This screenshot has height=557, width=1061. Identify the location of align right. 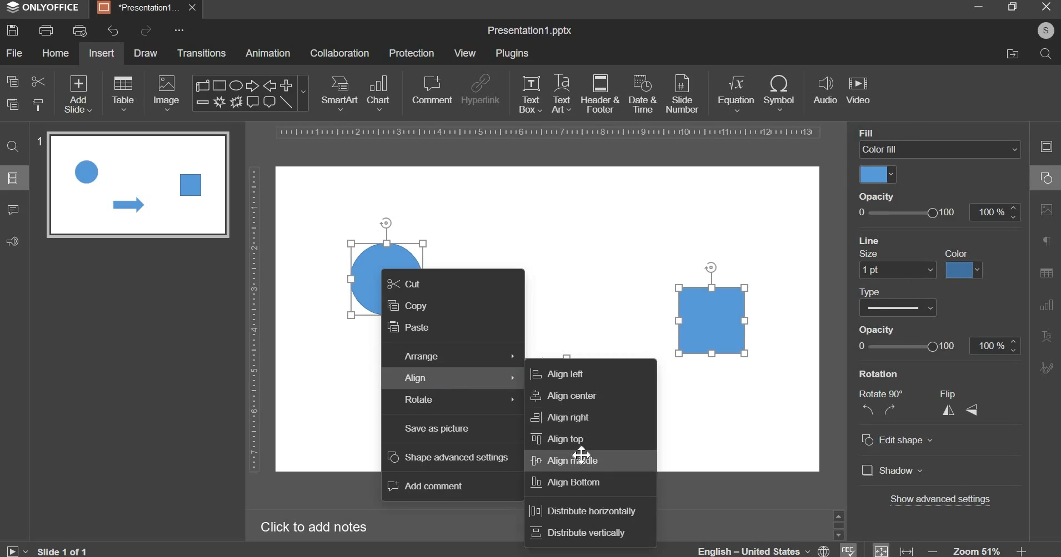
(560, 417).